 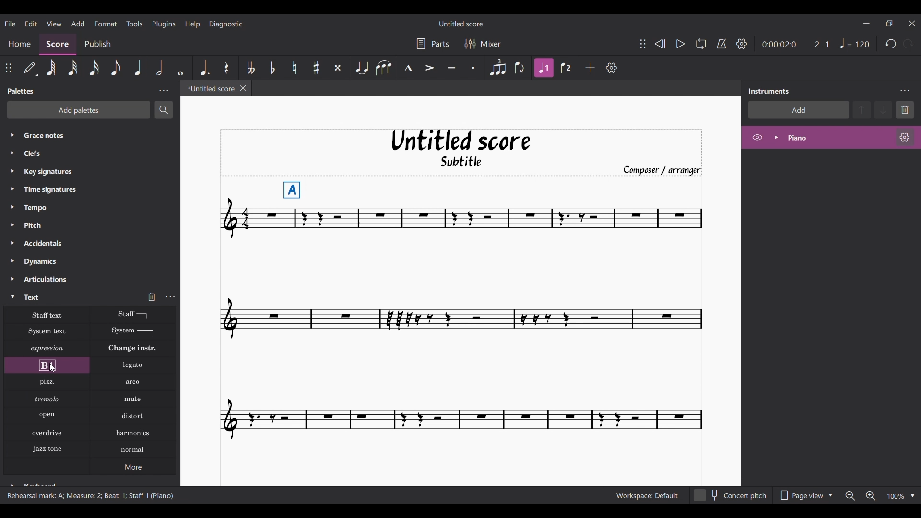 I want to click on Panel title, so click(x=769, y=91).